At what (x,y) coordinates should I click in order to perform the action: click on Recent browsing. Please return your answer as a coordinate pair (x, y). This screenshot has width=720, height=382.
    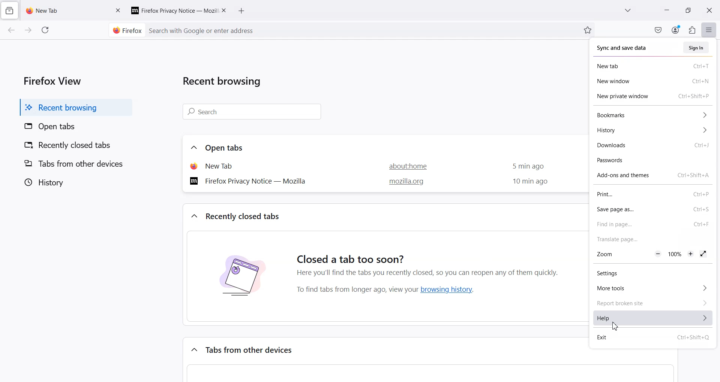
    Looking at the image, I should click on (226, 83).